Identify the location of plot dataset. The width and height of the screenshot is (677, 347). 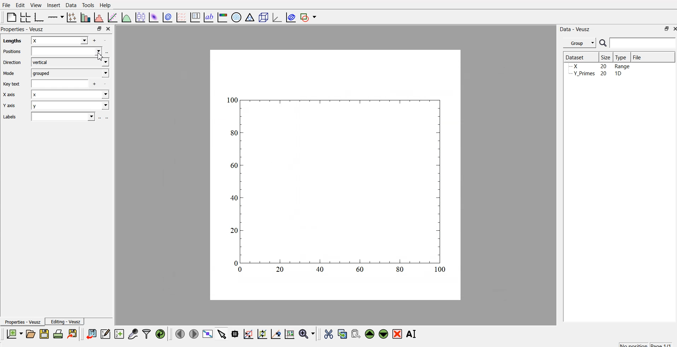
(154, 17).